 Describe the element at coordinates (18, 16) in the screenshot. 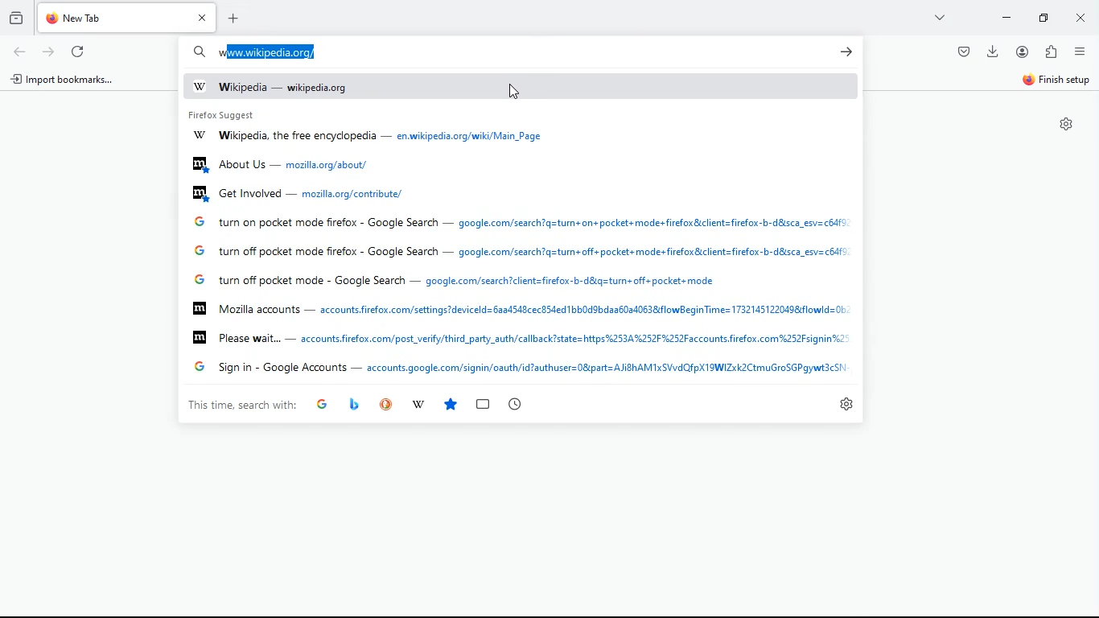

I see `hystoric` at that location.